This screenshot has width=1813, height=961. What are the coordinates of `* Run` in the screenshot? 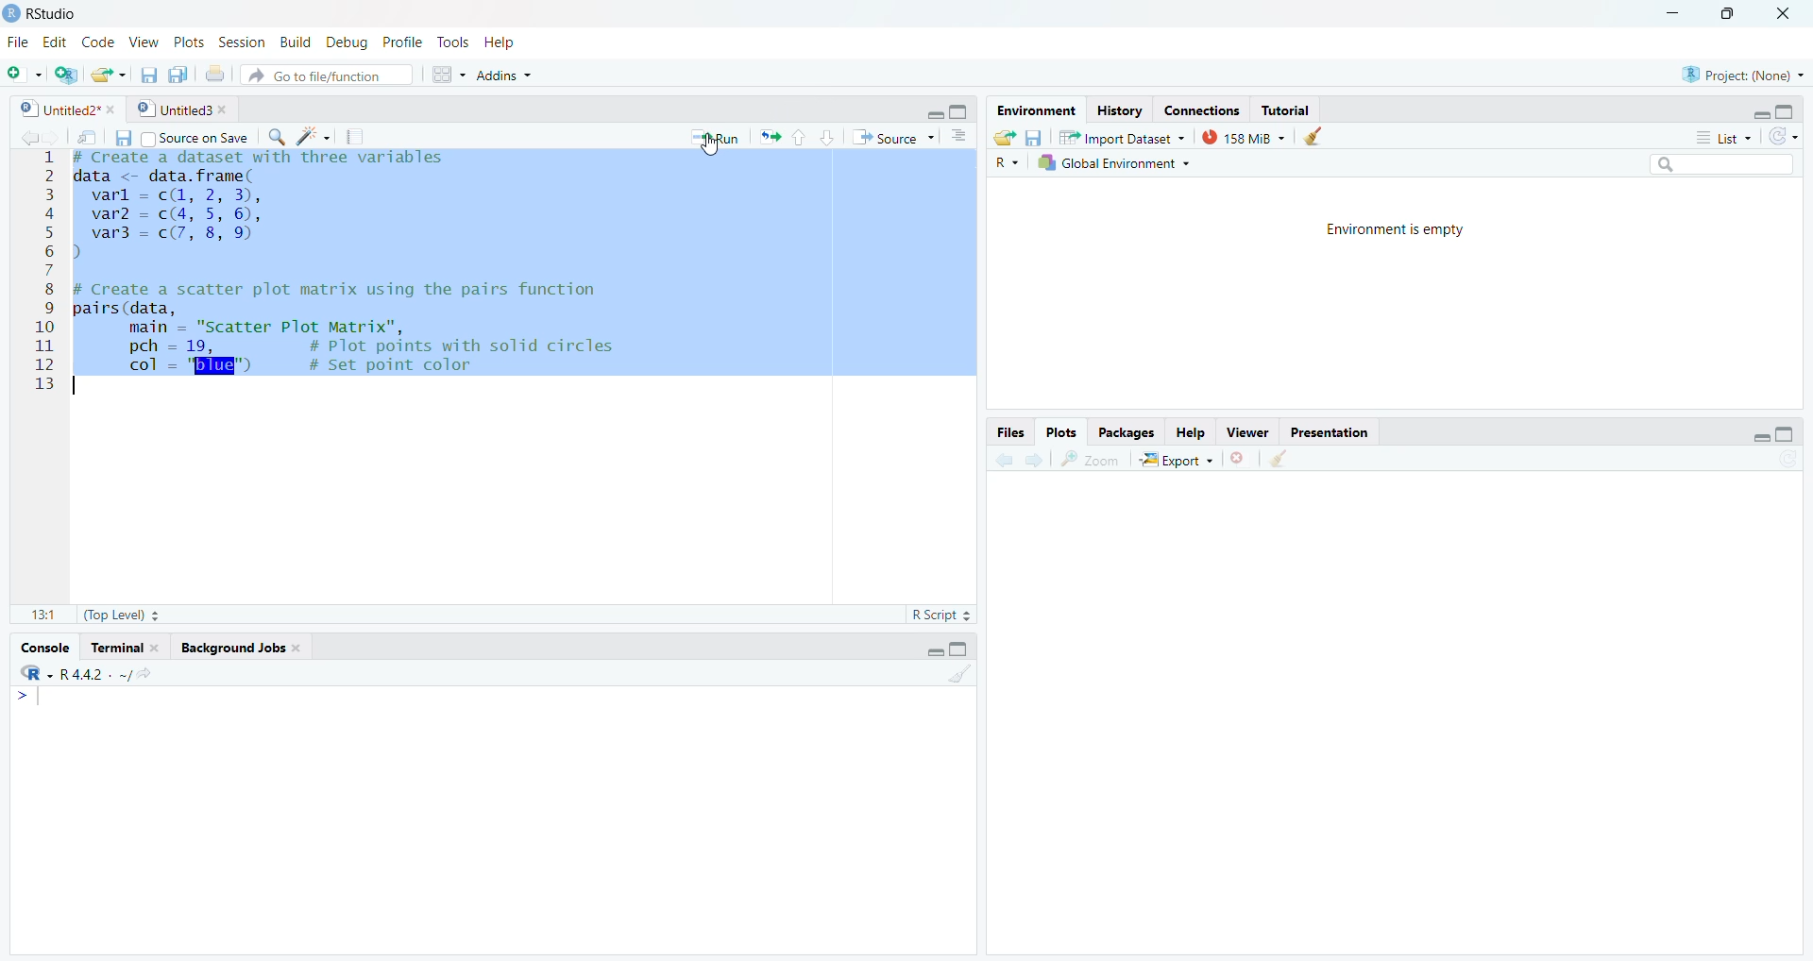 It's located at (713, 135).